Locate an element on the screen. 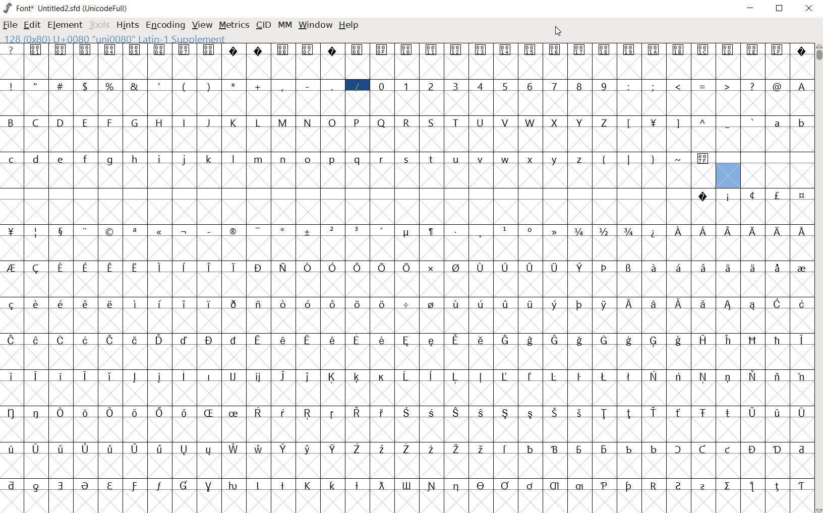 Image resolution: width=823 pixels, height=513 pixels. glyph is located at coordinates (777, 49).